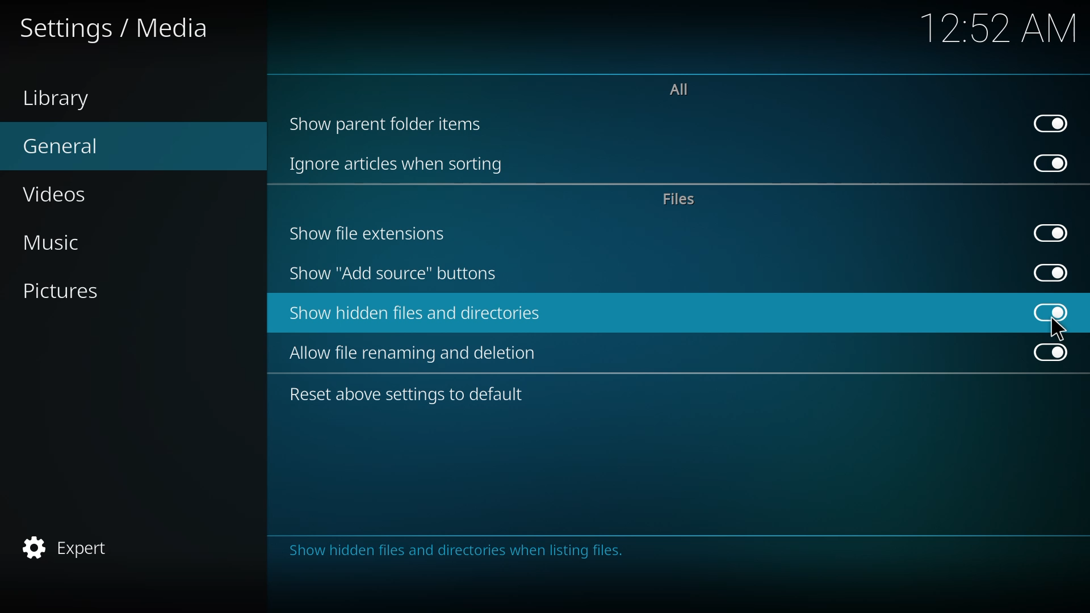 This screenshot has width=1090, height=613. I want to click on all, so click(683, 90).